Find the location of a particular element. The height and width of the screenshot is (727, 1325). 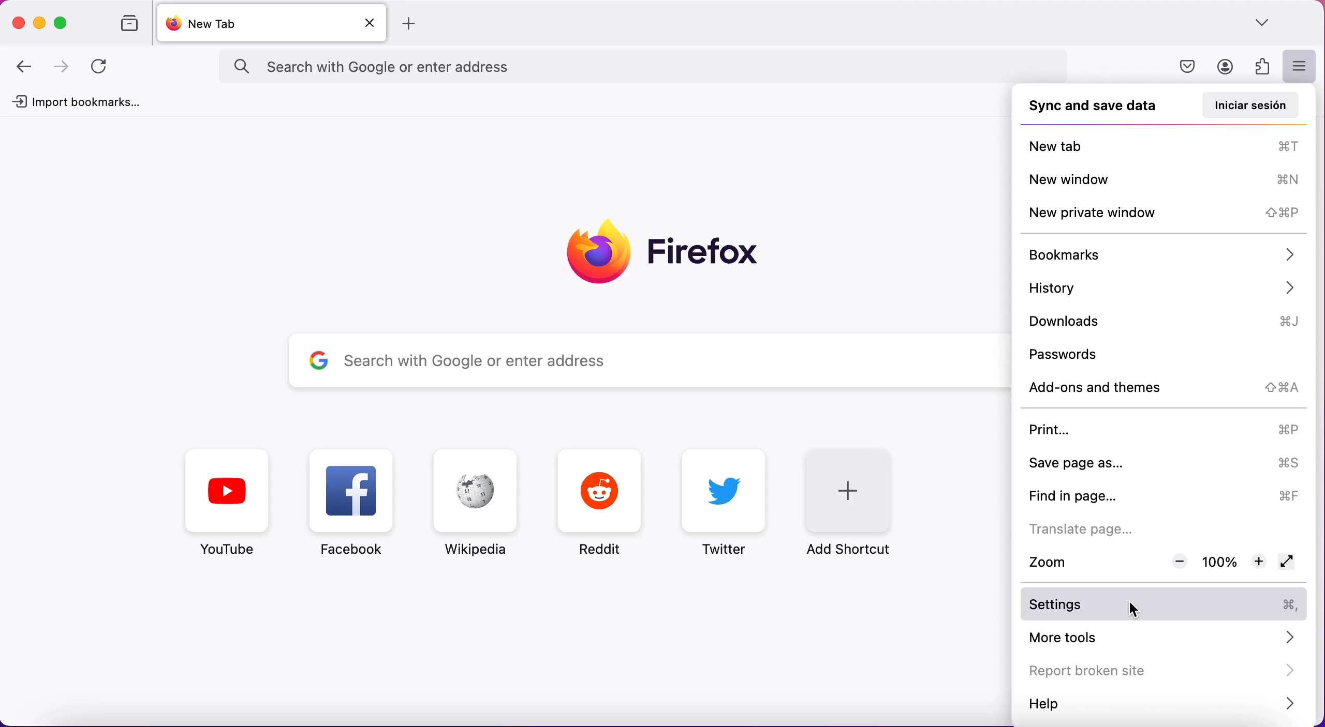

iniciar sesion is located at coordinates (1248, 104).